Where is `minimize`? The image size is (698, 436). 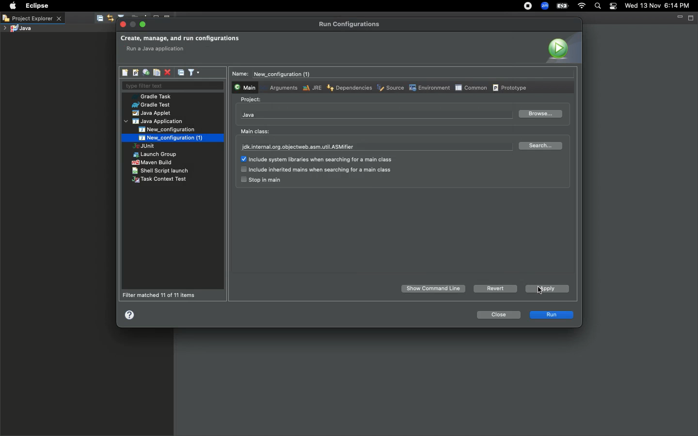 minimize is located at coordinates (133, 25).